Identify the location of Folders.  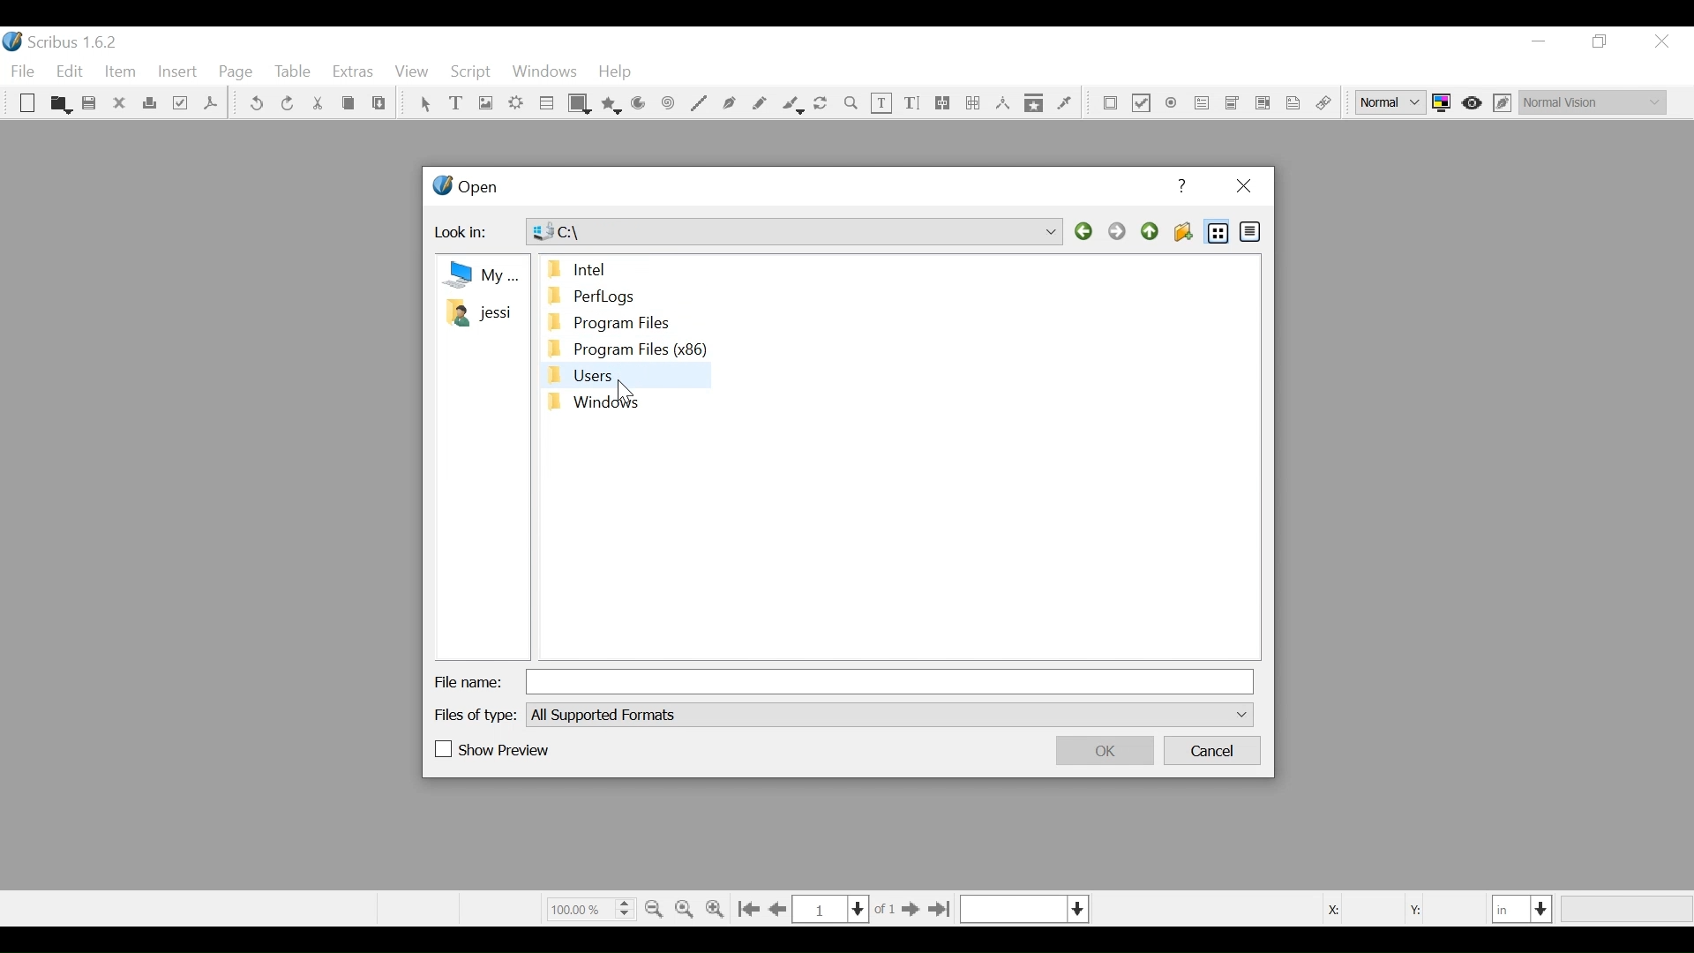
(624, 338).